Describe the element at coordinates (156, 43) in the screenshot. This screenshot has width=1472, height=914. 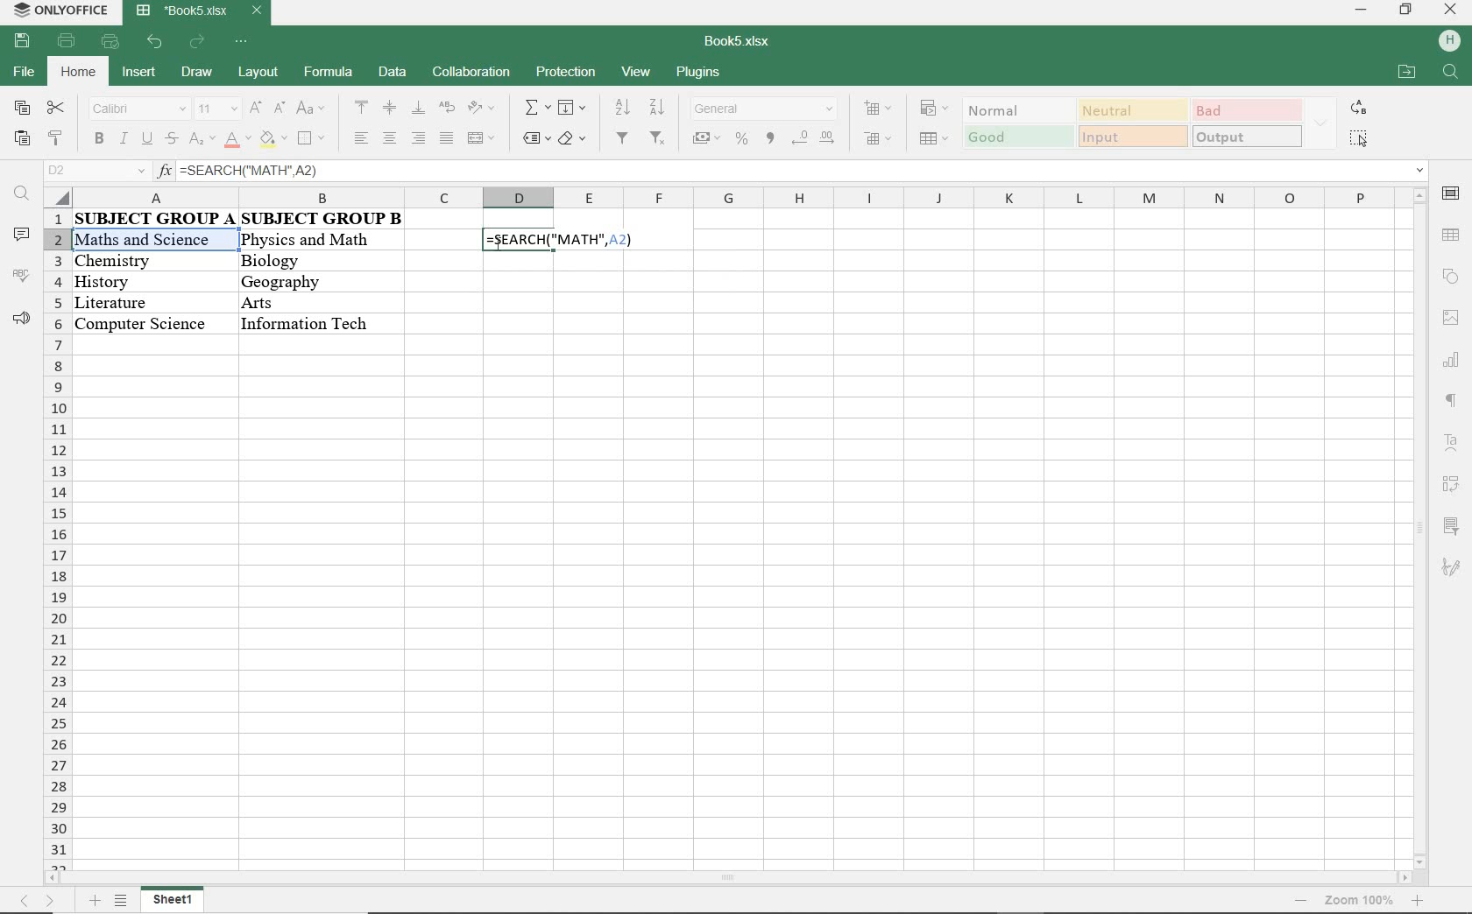
I see `undo` at that location.